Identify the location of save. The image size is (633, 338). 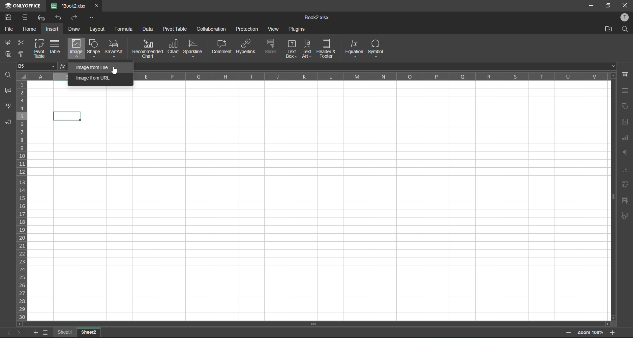
(10, 17).